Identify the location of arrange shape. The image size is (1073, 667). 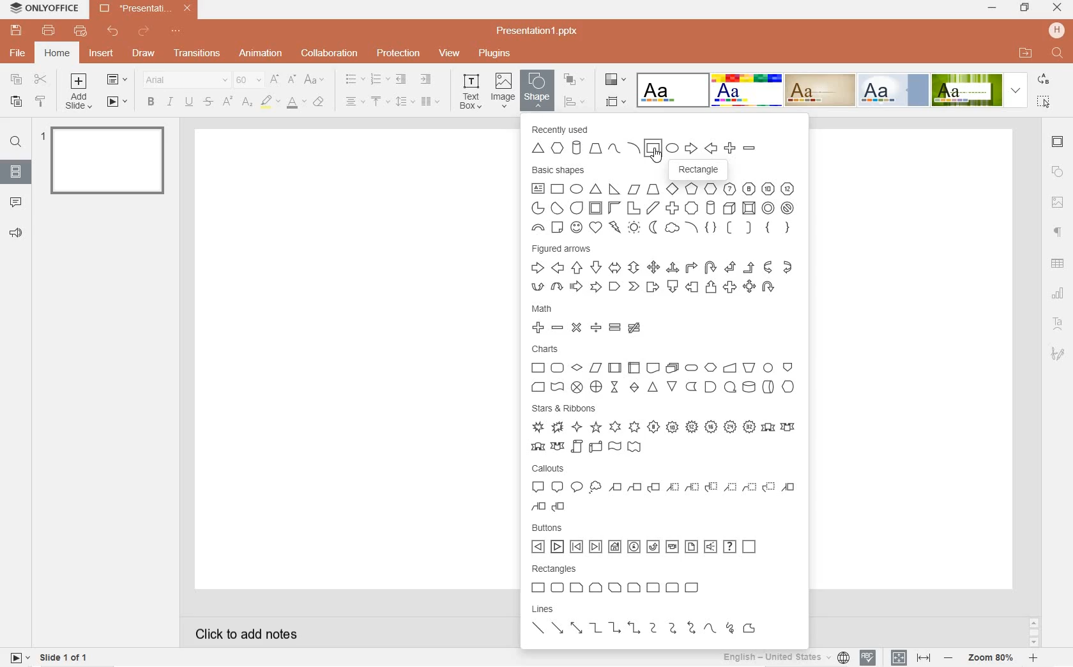
(574, 79).